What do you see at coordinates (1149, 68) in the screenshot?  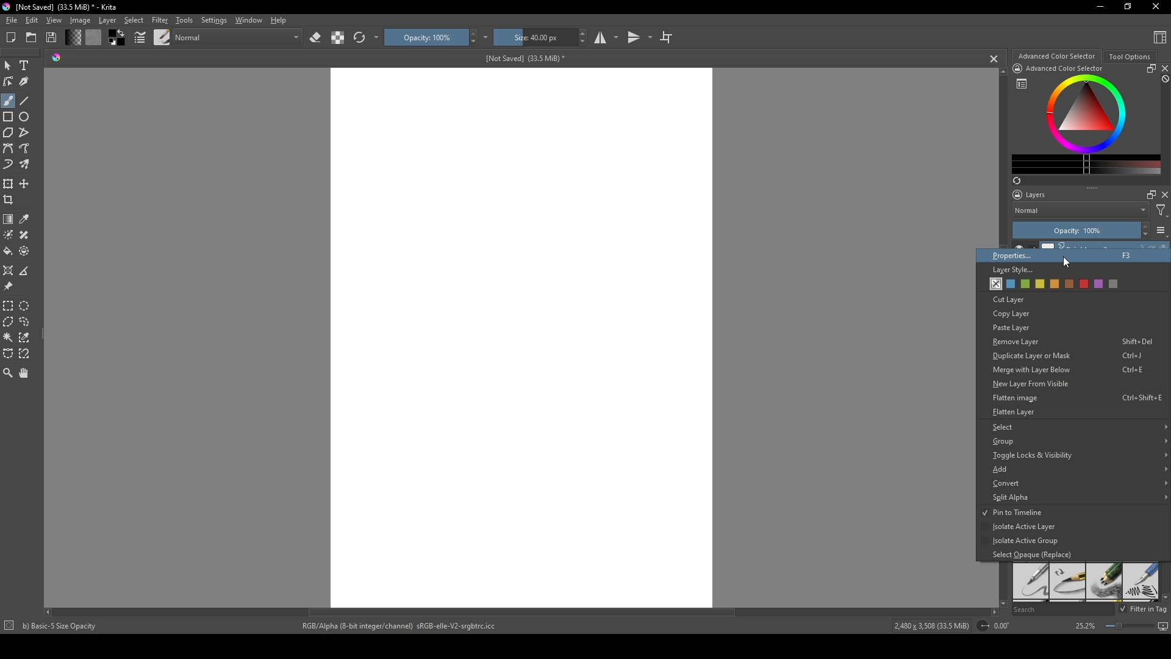 I see `resize` at bounding box center [1149, 68].